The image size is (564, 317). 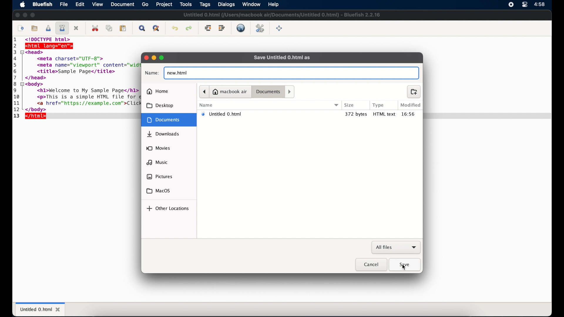 What do you see at coordinates (524, 5) in the screenshot?
I see `control center` at bounding box center [524, 5].